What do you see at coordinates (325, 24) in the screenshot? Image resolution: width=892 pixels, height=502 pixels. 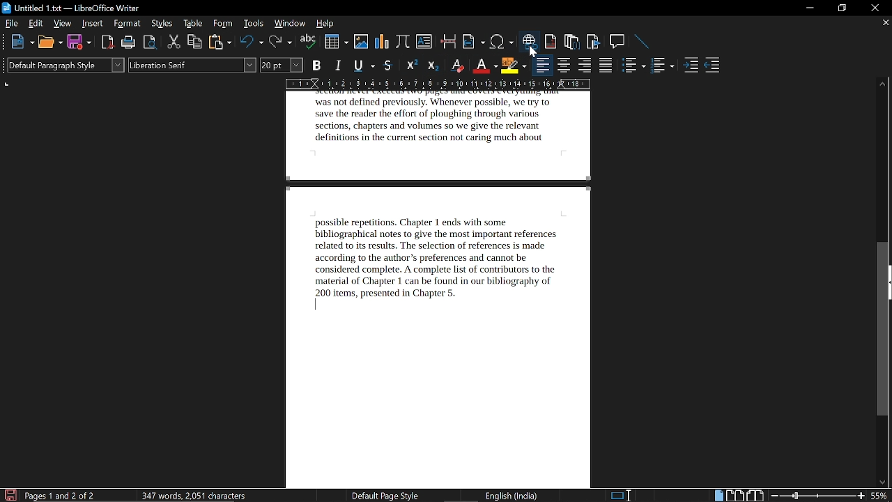 I see `help` at bounding box center [325, 24].